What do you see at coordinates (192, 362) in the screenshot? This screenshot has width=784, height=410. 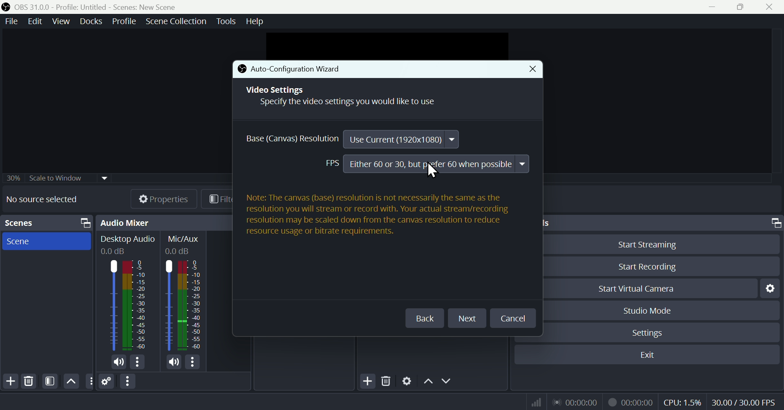 I see `options` at bounding box center [192, 362].